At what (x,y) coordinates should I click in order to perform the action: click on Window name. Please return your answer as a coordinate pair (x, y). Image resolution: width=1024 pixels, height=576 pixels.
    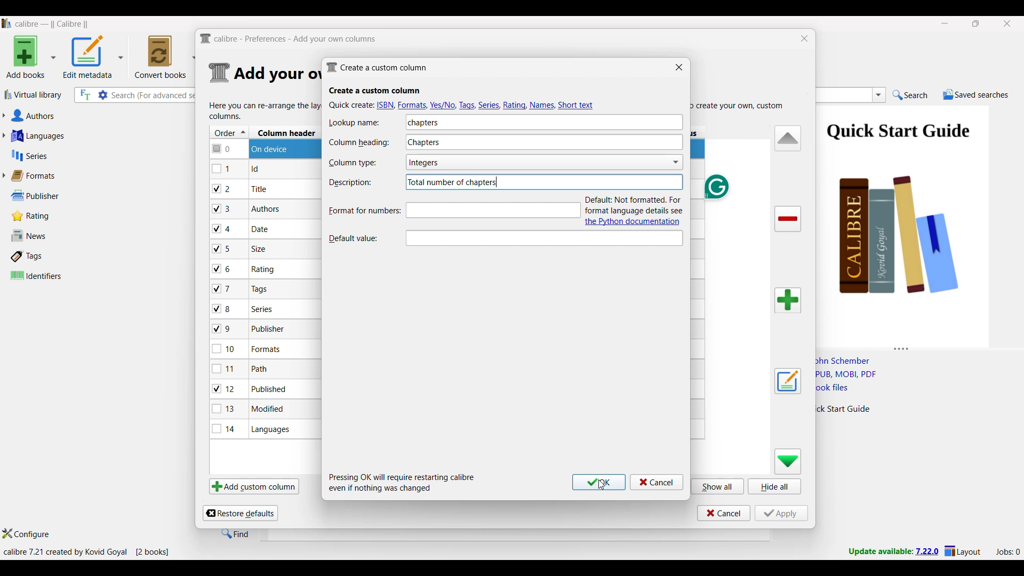
    Looking at the image, I should click on (377, 67).